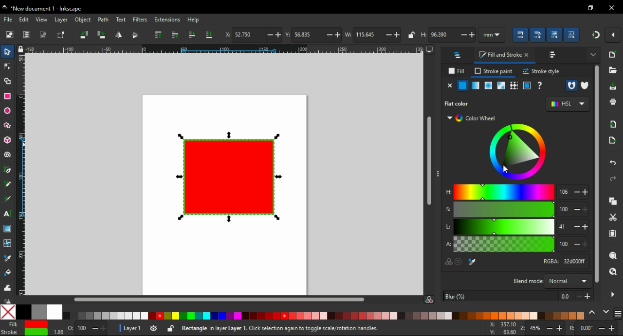  I want to click on view, so click(41, 19).